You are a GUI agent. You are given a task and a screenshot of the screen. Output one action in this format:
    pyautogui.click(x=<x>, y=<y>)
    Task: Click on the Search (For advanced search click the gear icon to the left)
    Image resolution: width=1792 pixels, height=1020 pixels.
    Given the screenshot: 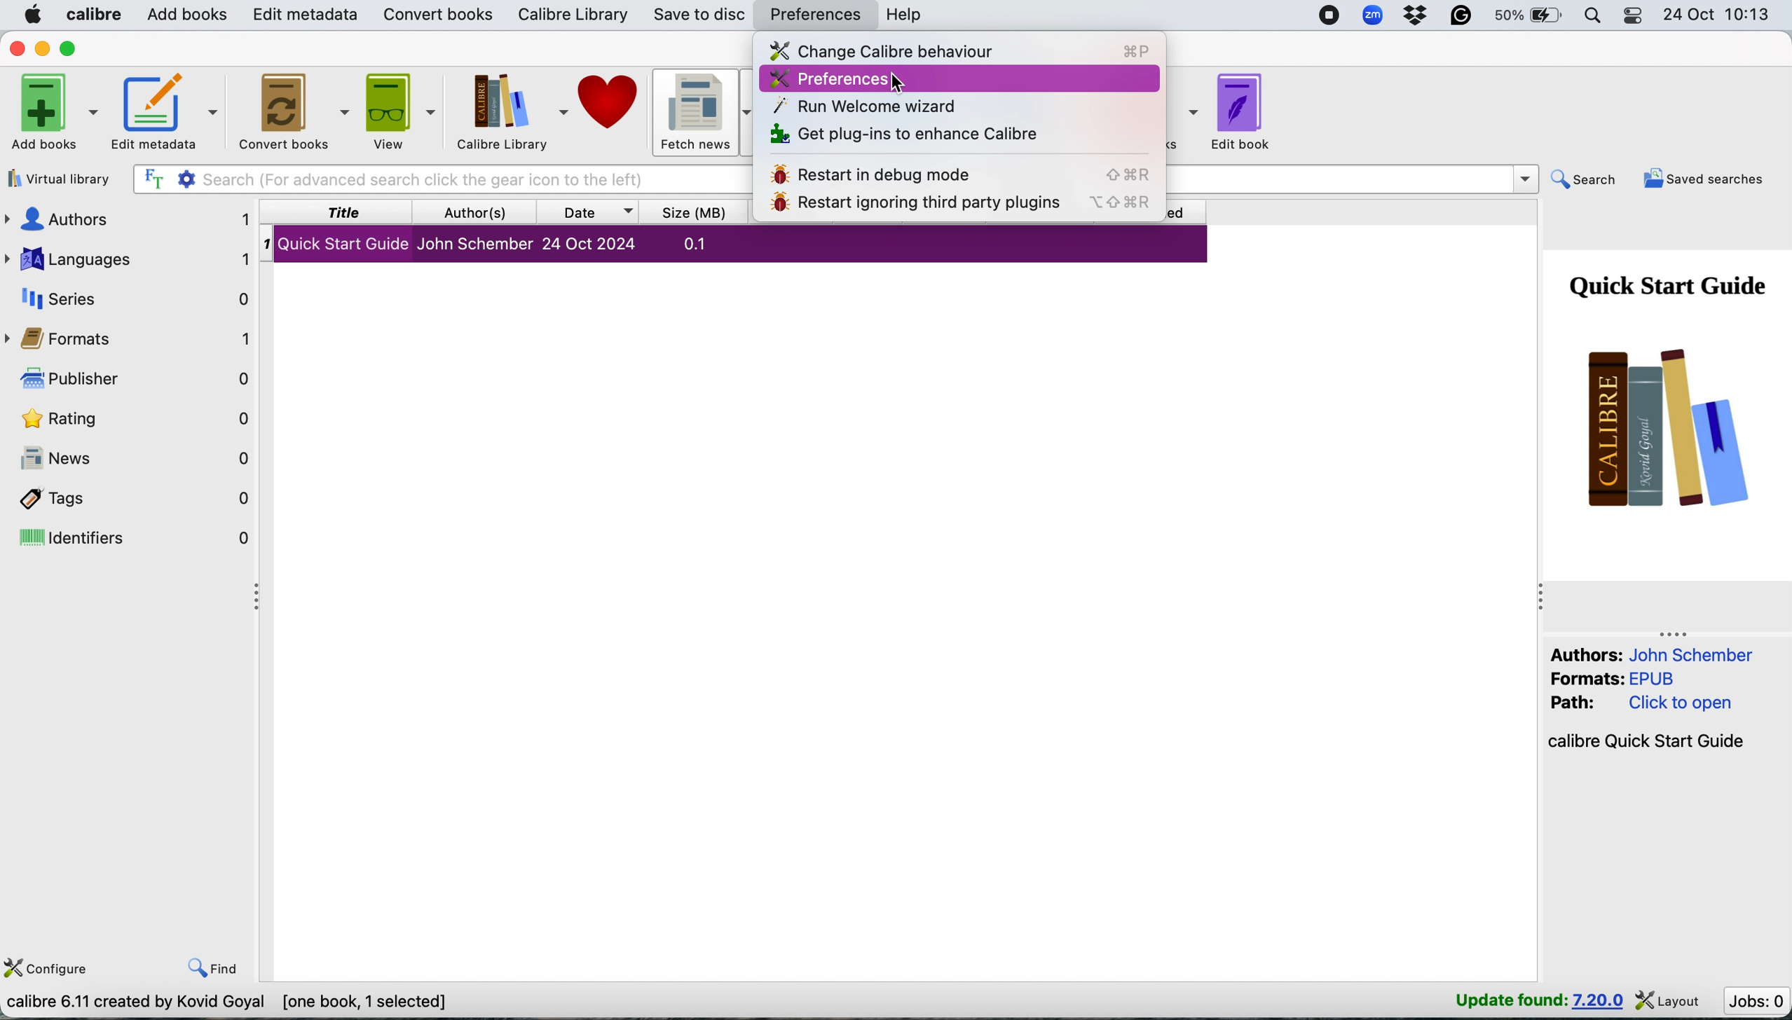 What is the action you would take?
    pyautogui.click(x=441, y=179)
    